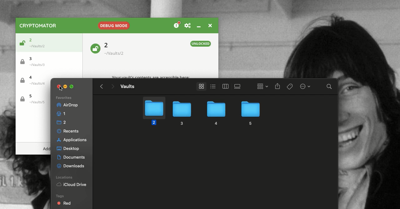 The height and width of the screenshot is (209, 400). What do you see at coordinates (198, 26) in the screenshot?
I see `Minimize` at bounding box center [198, 26].